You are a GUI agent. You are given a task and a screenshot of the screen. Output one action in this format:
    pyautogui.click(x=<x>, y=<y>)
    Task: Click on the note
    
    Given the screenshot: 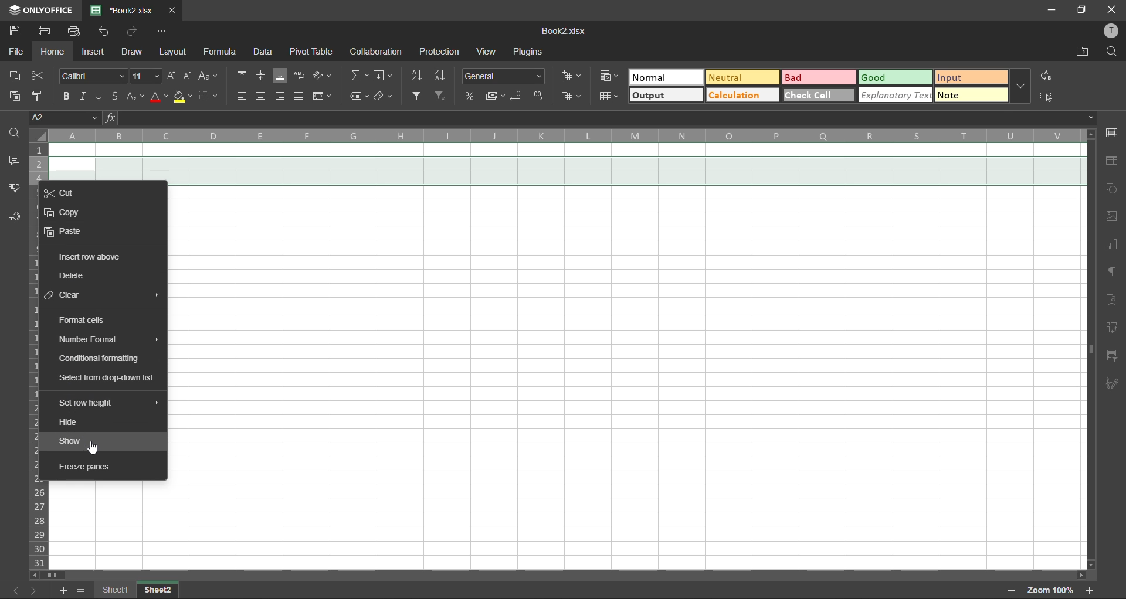 What is the action you would take?
    pyautogui.click(x=970, y=94)
    